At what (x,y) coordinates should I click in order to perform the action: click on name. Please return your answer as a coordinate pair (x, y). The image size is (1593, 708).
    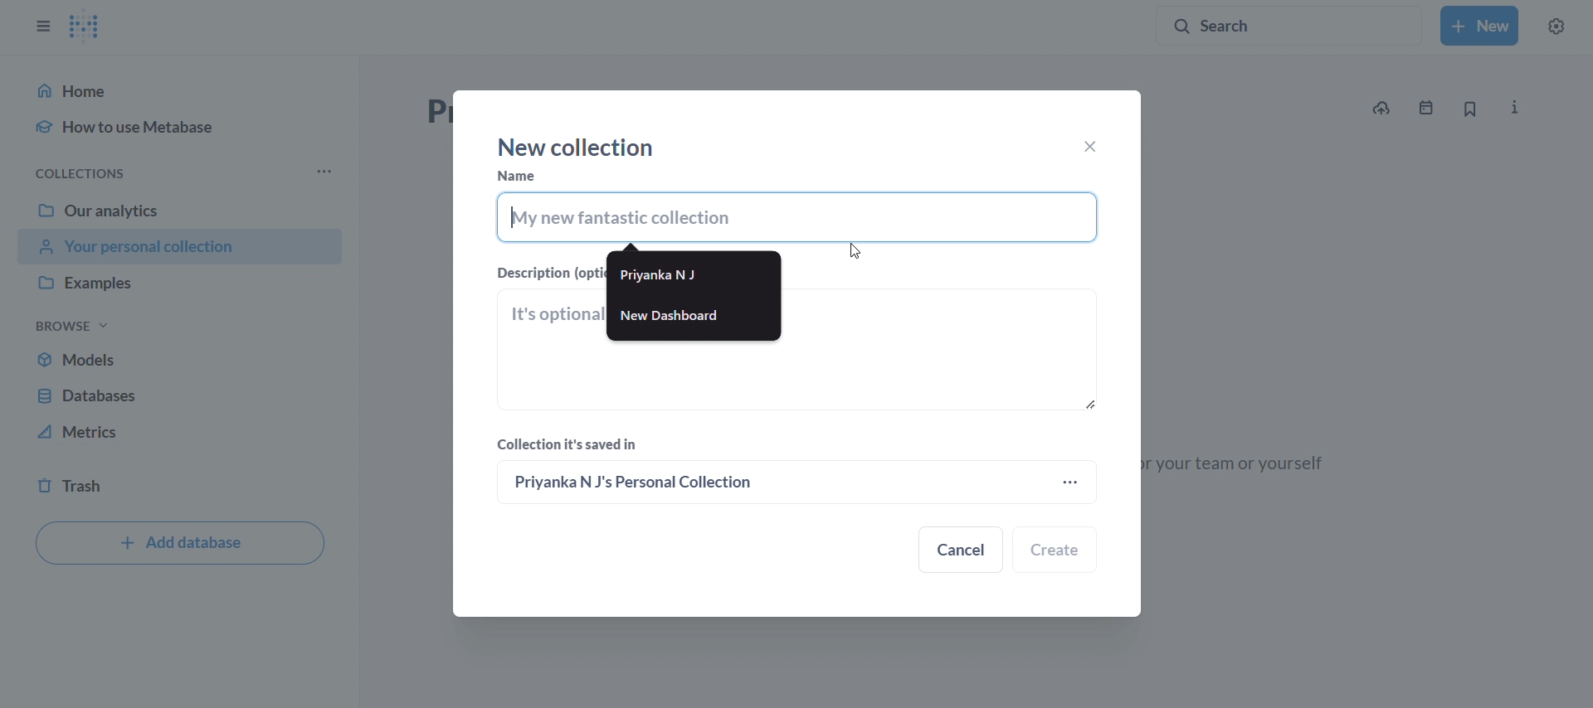
    Looking at the image, I should click on (516, 176).